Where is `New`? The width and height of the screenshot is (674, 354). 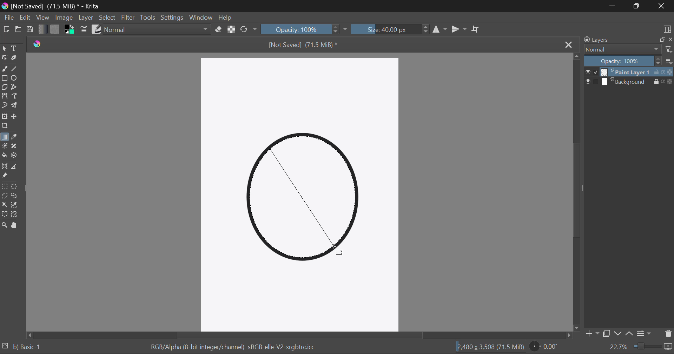 New is located at coordinates (6, 29).